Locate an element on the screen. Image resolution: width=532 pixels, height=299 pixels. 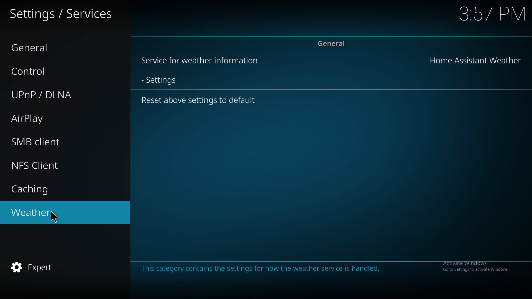
expert is located at coordinates (57, 268).